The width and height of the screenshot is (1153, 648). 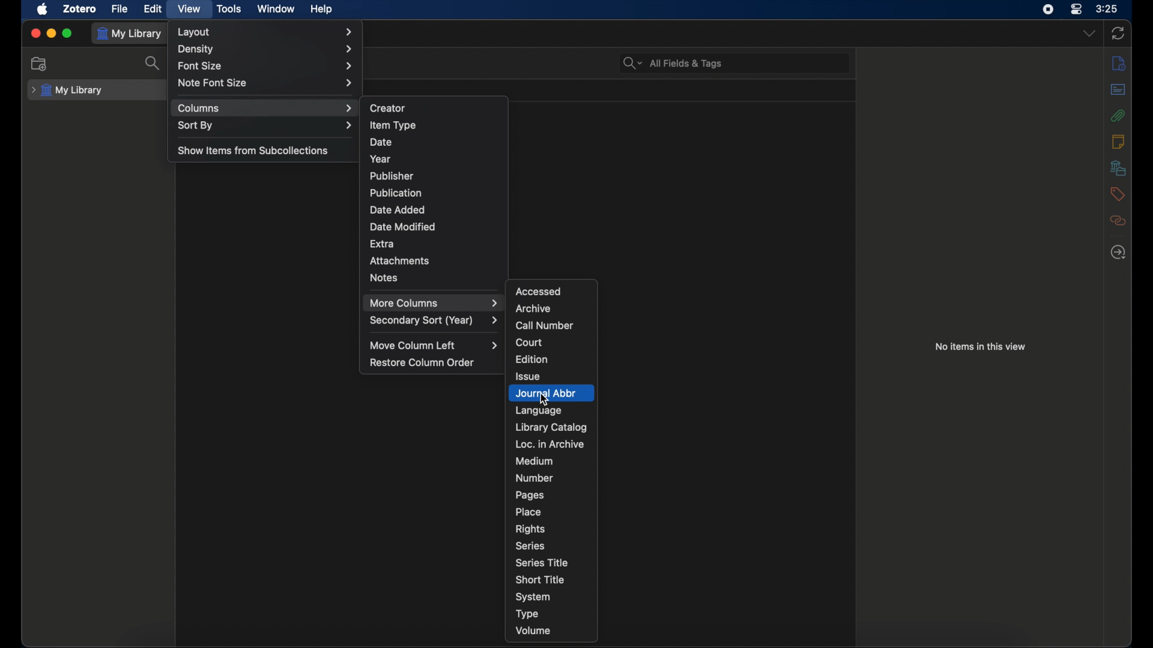 I want to click on minimize, so click(x=52, y=34).